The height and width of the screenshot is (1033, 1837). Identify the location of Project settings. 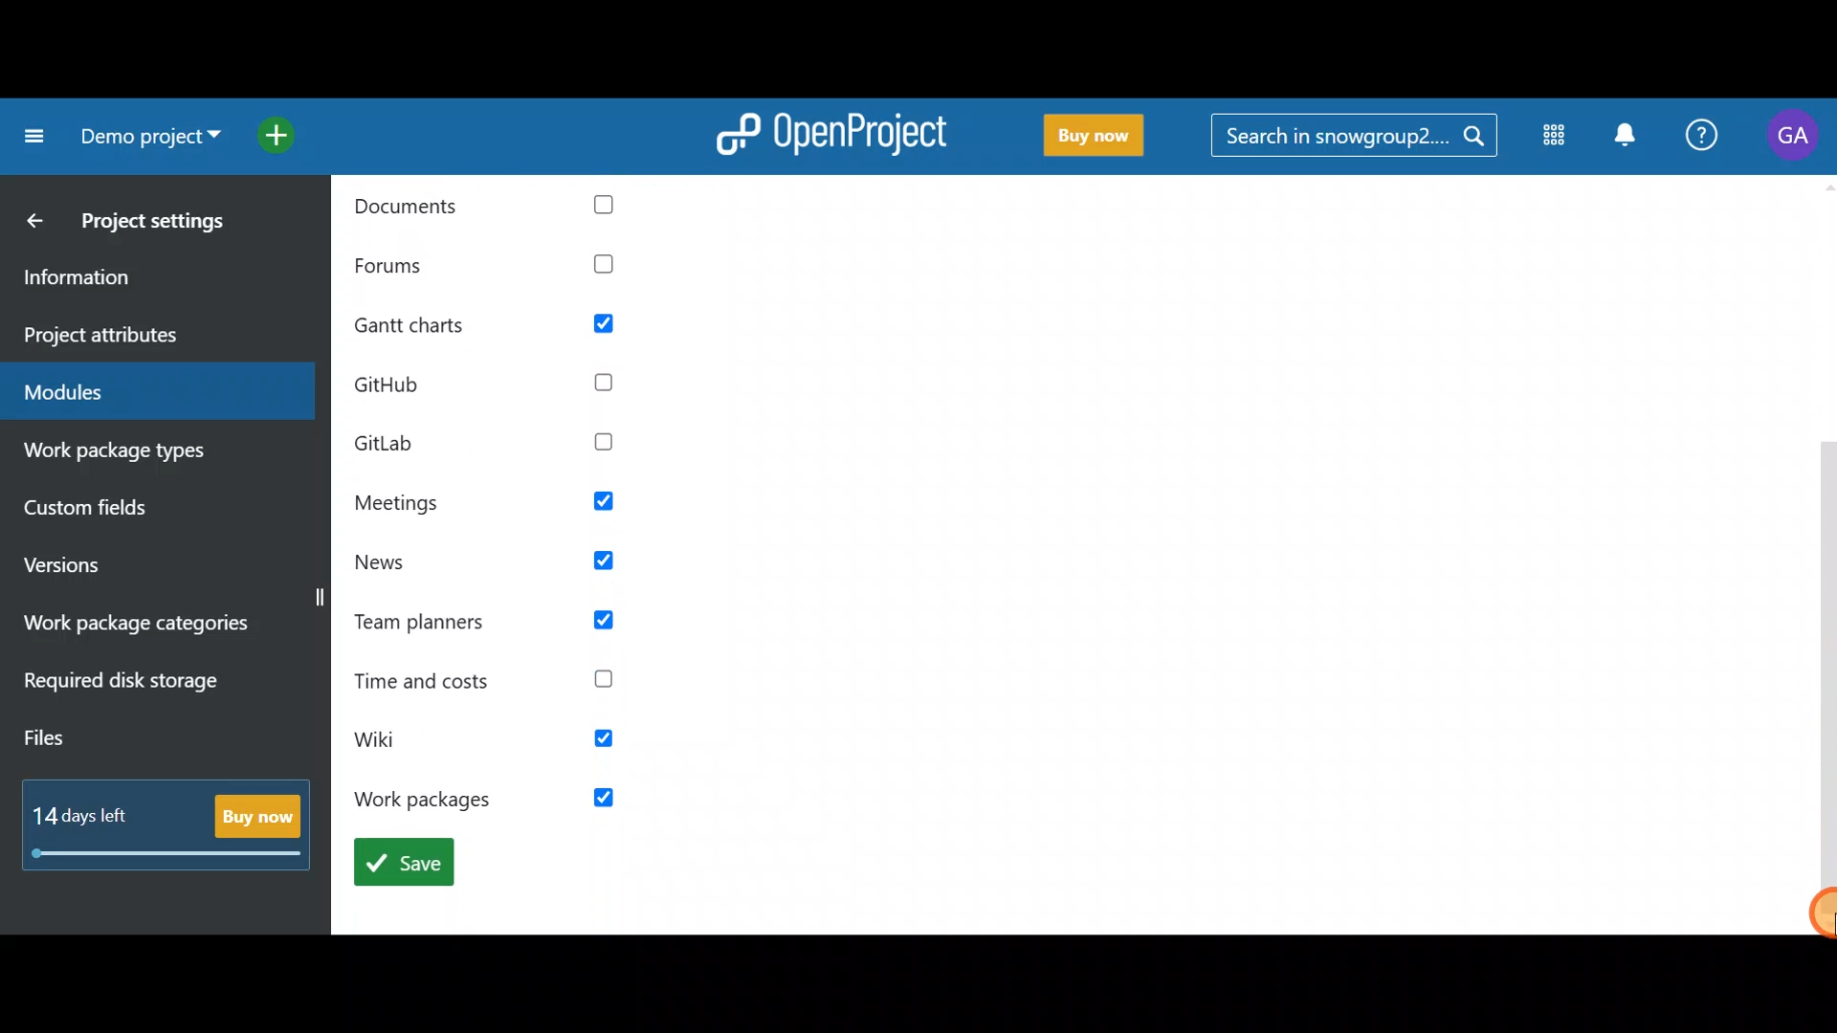
(163, 226).